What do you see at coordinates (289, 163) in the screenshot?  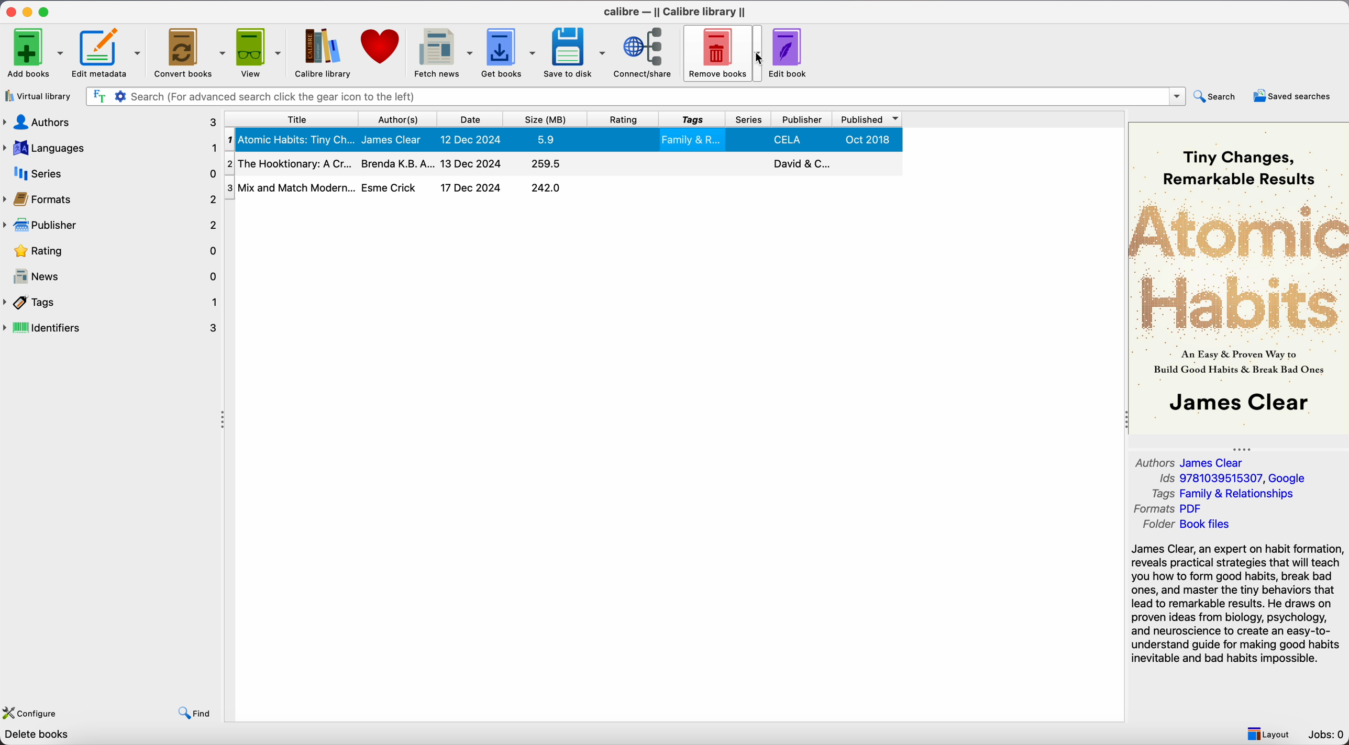 I see `The Hooktionary: A Cr...` at bounding box center [289, 163].